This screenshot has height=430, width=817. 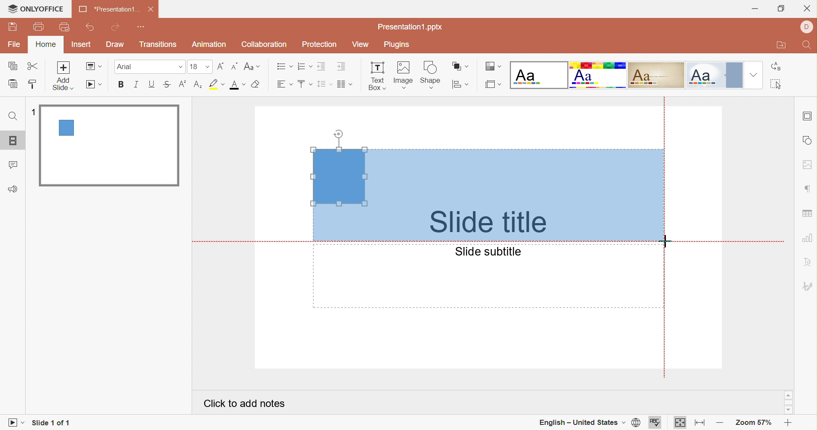 I want to click on Bold, so click(x=122, y=84).